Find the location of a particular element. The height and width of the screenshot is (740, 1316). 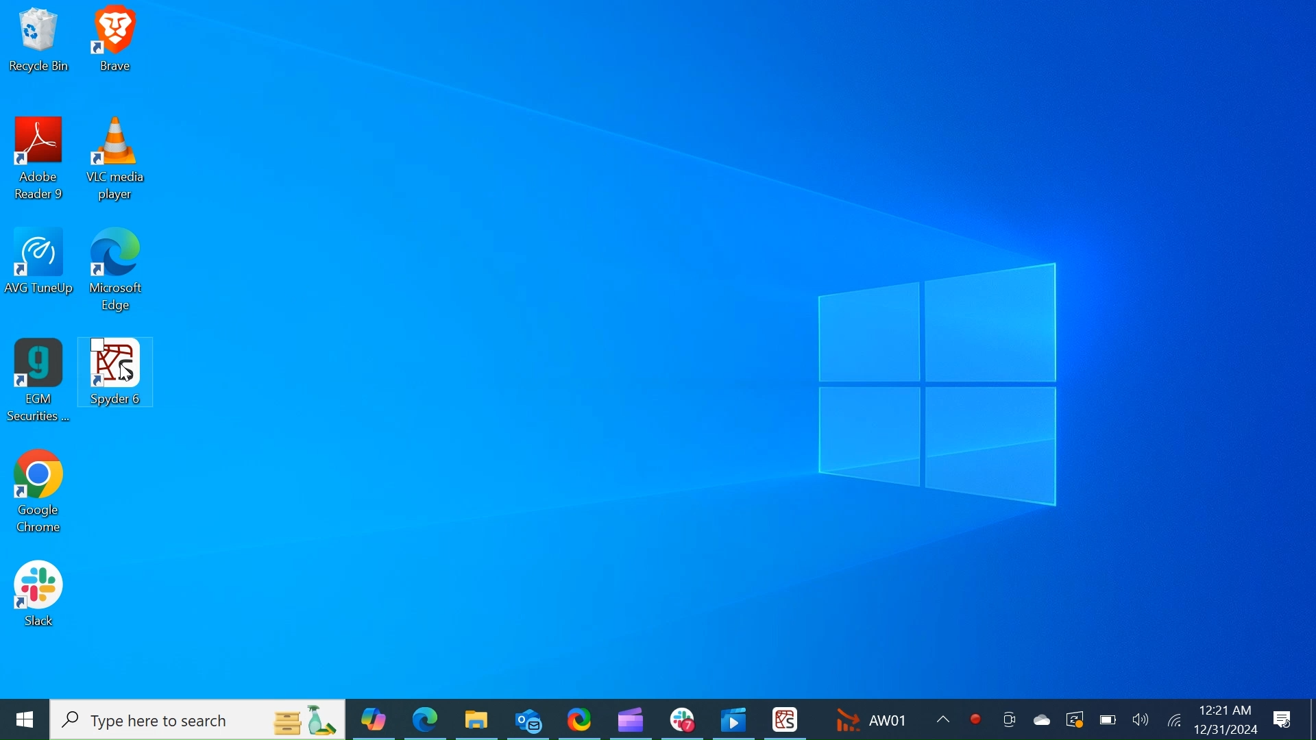

Spyder Desktop Icon is located at coordinates (115, 384).